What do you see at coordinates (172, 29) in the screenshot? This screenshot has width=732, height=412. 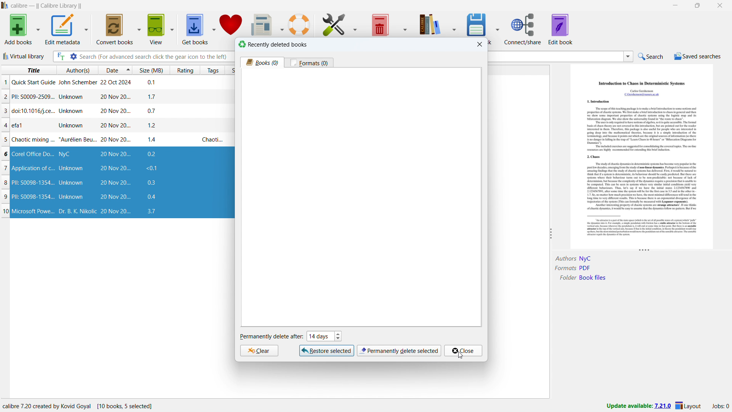 I see `view options` at bounding box center [172, 29].